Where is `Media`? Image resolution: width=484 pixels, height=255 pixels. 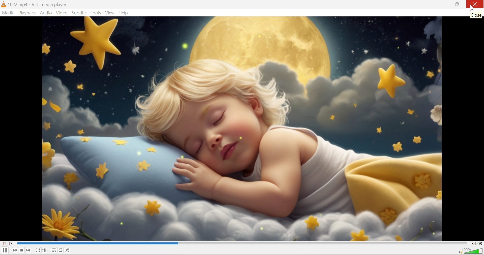 Media is located at coordinates (8, 13).